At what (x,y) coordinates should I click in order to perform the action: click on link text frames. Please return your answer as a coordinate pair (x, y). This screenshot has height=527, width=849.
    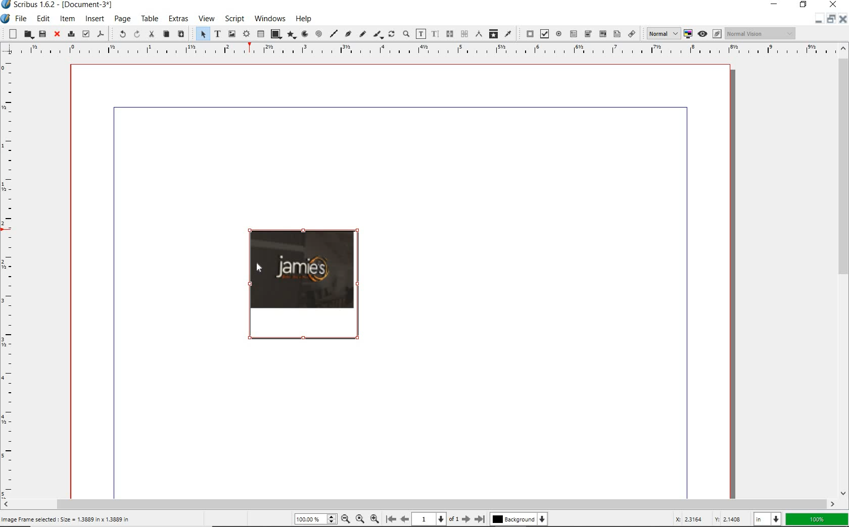
    Looking at the image, I should click on (448, 33).